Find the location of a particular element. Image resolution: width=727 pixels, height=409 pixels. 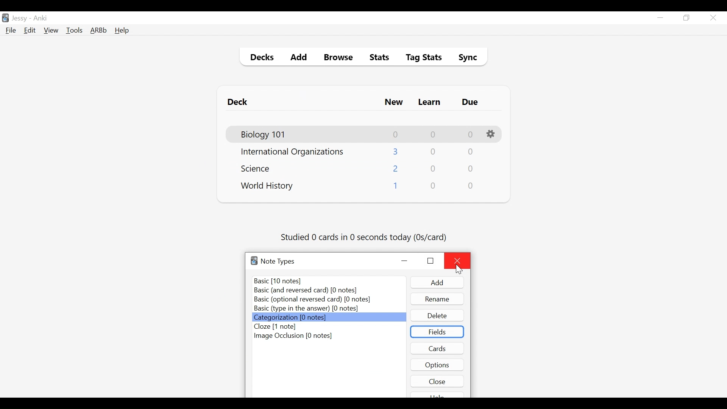

Deck Name is located at coordinates (292, 152).